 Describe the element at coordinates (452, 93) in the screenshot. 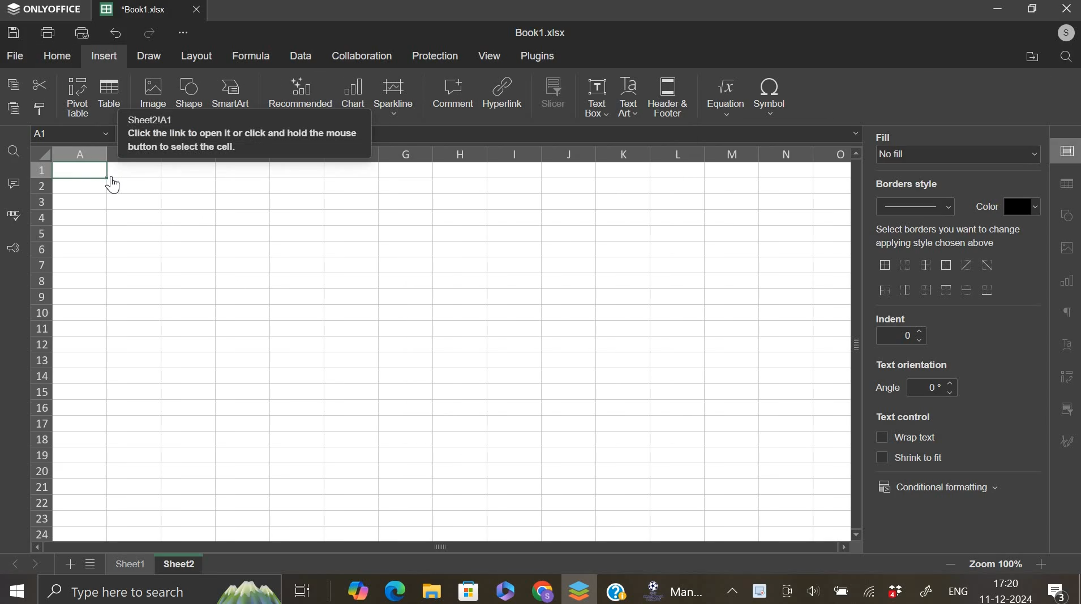

I see `comment` at that location.